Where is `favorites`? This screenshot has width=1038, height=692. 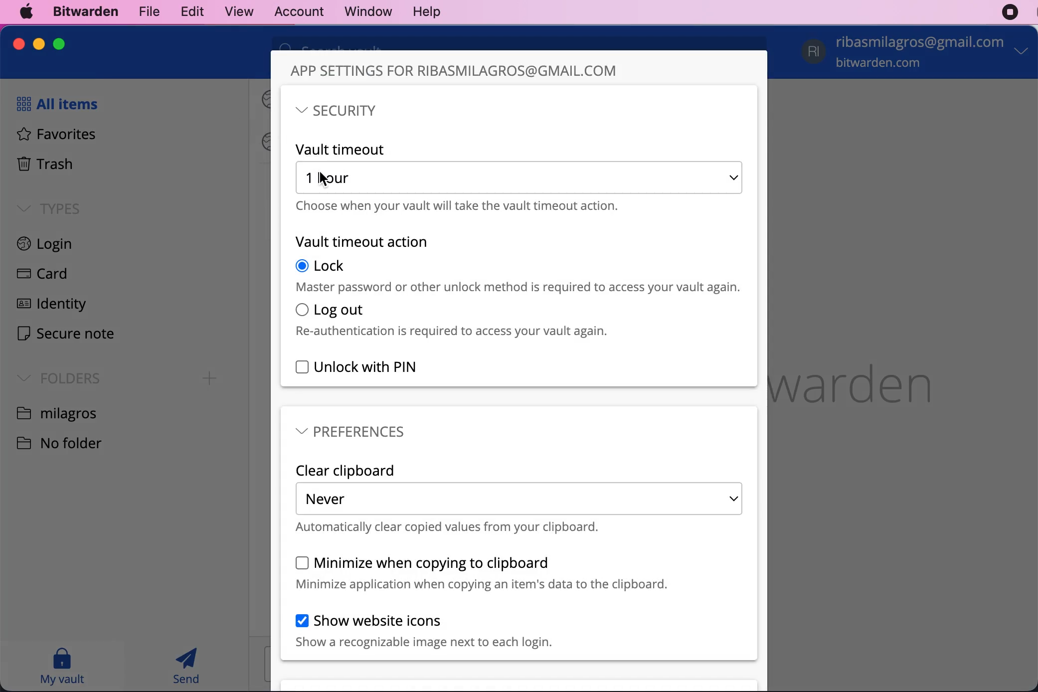 favorites is located at coordinates (51, 136).